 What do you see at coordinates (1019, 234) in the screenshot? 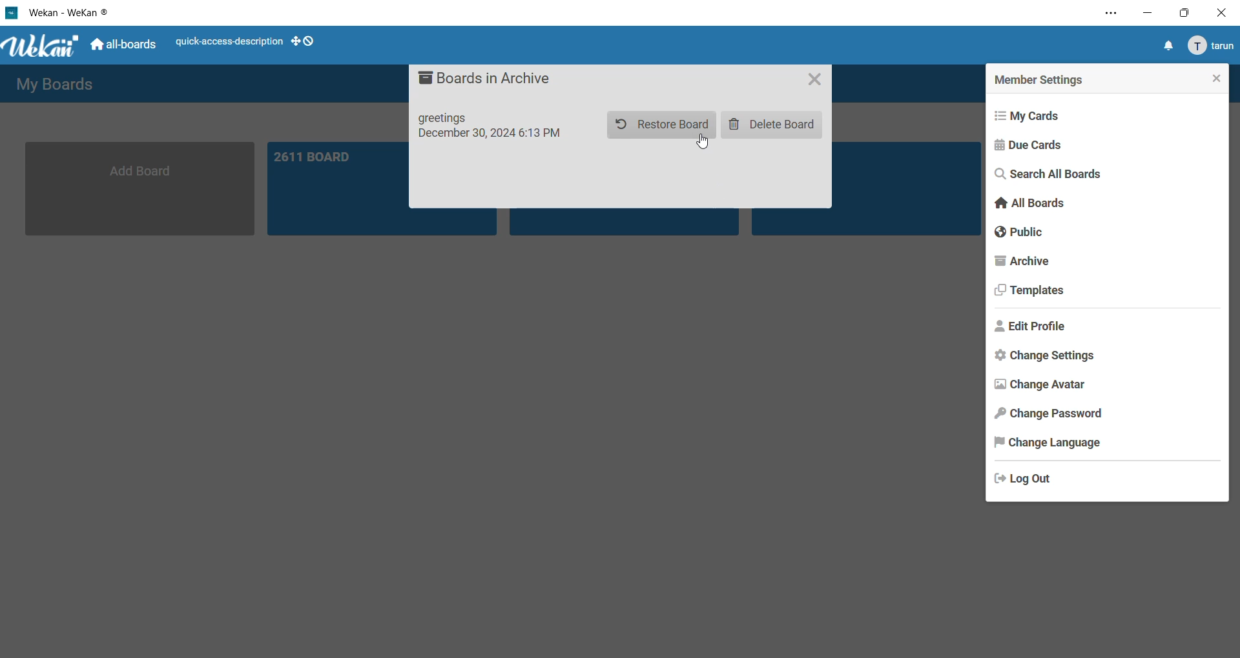
I see `public` at bounding box center [1019, 234].